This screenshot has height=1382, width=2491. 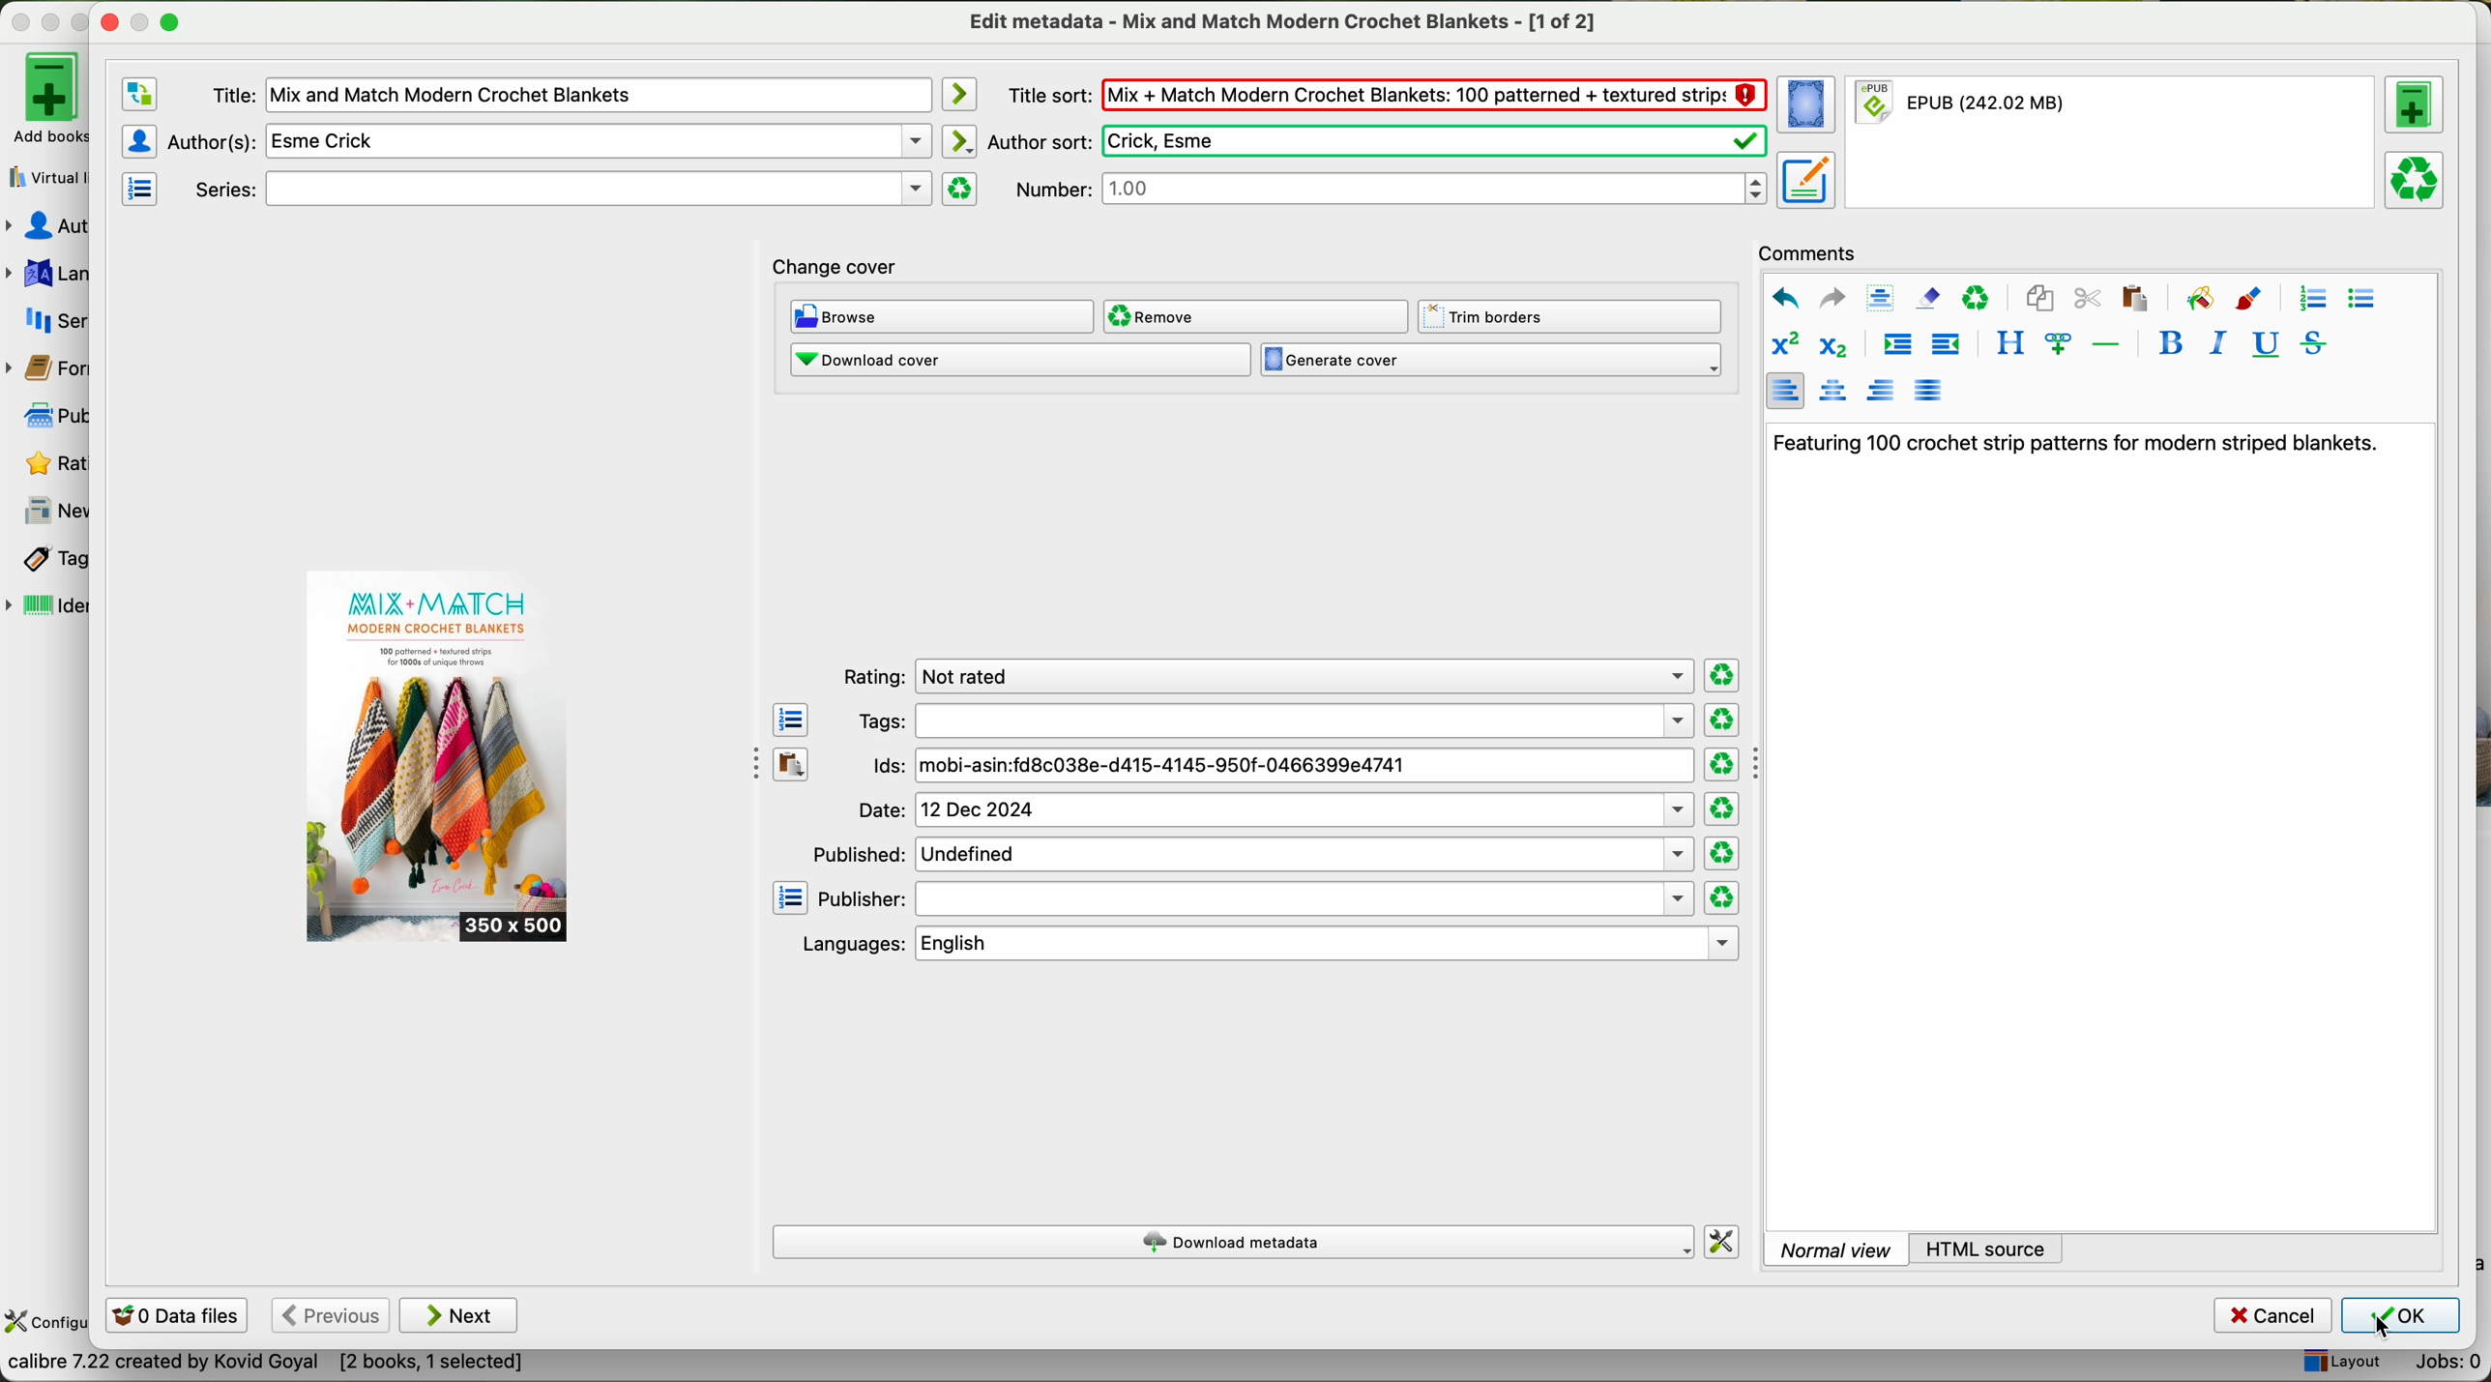 I want to click on author sort, so click(x=1374, y=141).